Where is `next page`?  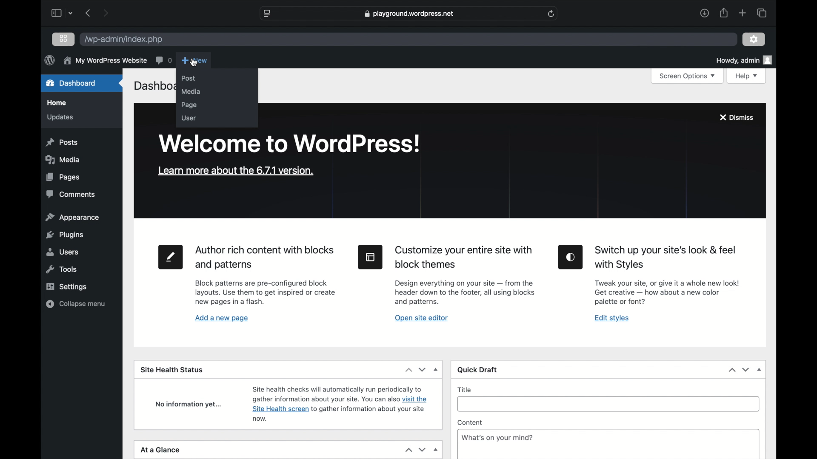
next page is located at coordinates (106, 13).